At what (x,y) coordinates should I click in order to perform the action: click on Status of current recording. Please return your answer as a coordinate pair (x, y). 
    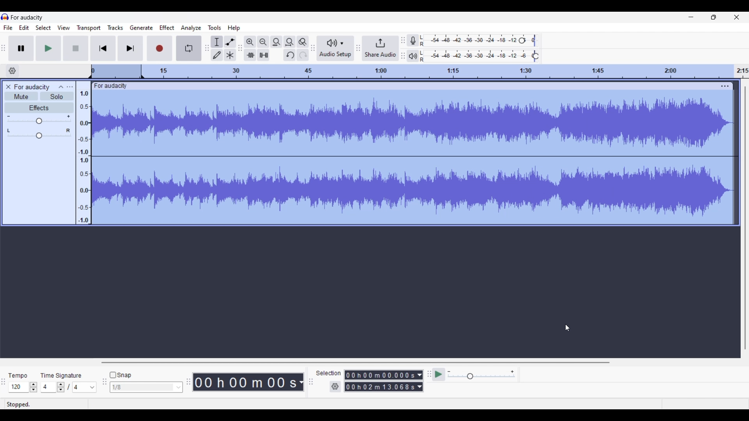
    Looking at the image, I should click on (45, 405).